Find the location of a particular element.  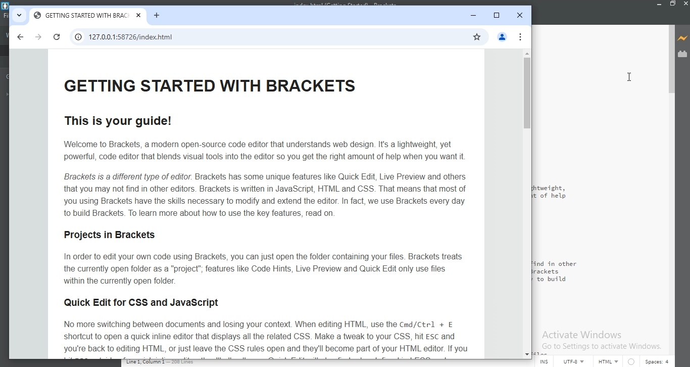

extension manager is located at coordinates (683, 56).